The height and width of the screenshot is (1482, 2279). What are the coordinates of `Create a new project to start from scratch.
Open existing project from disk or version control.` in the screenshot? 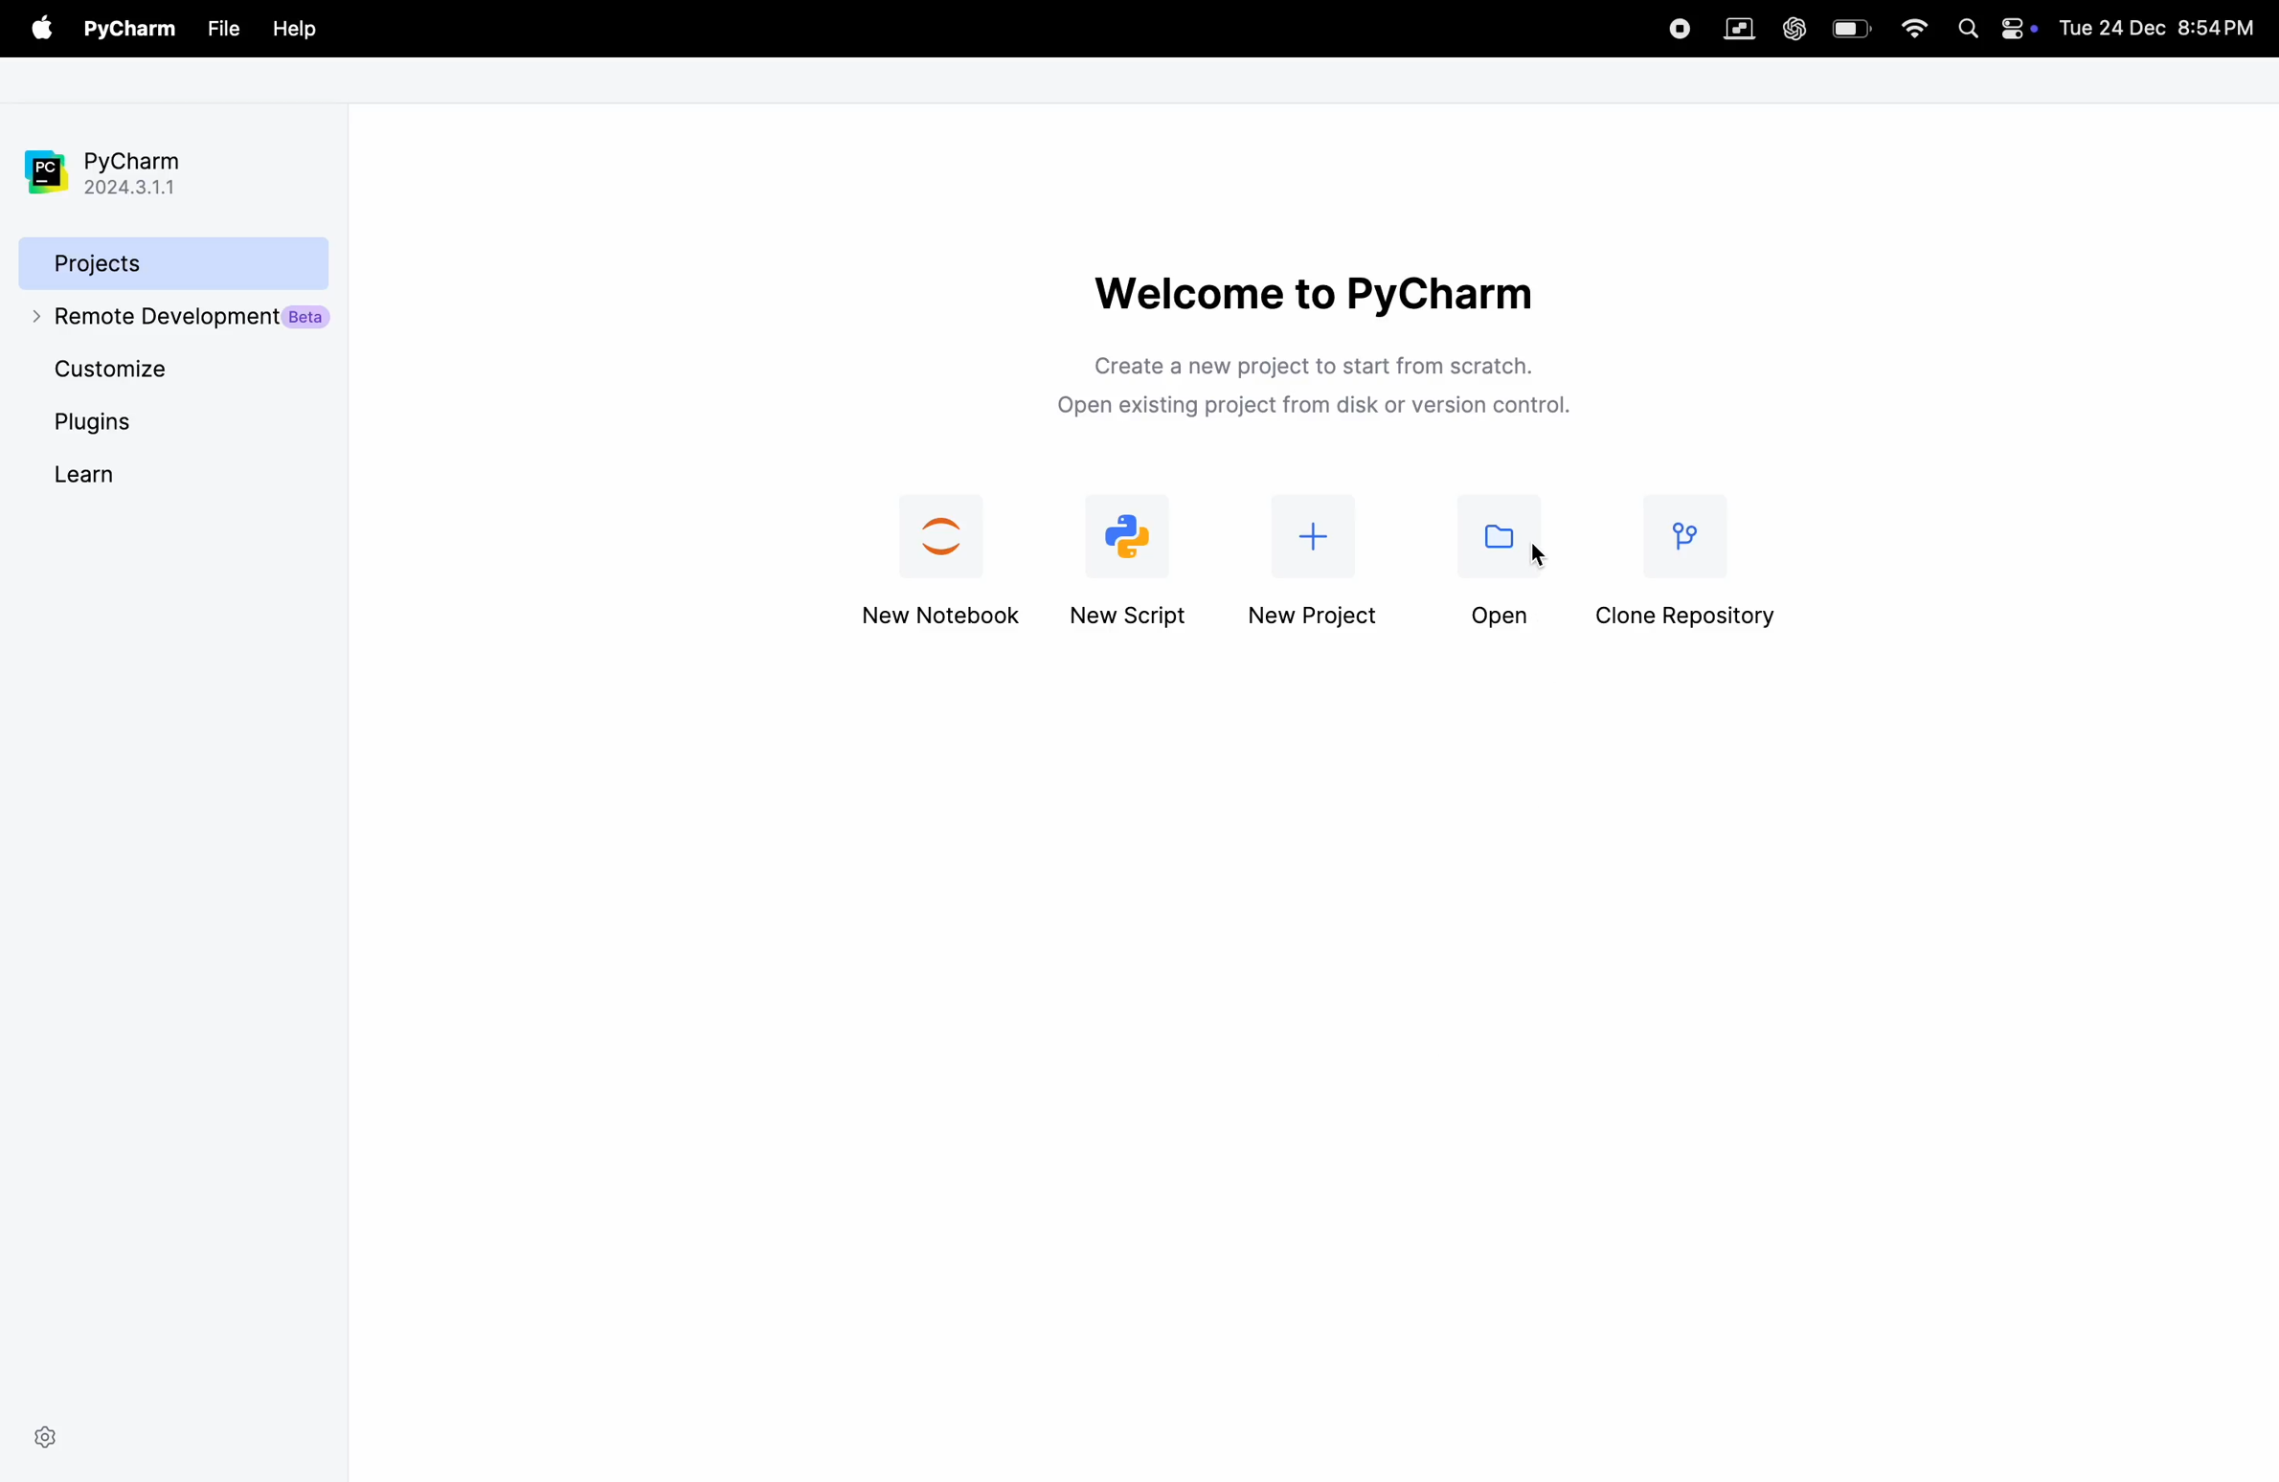 It's located at (1317, 383).